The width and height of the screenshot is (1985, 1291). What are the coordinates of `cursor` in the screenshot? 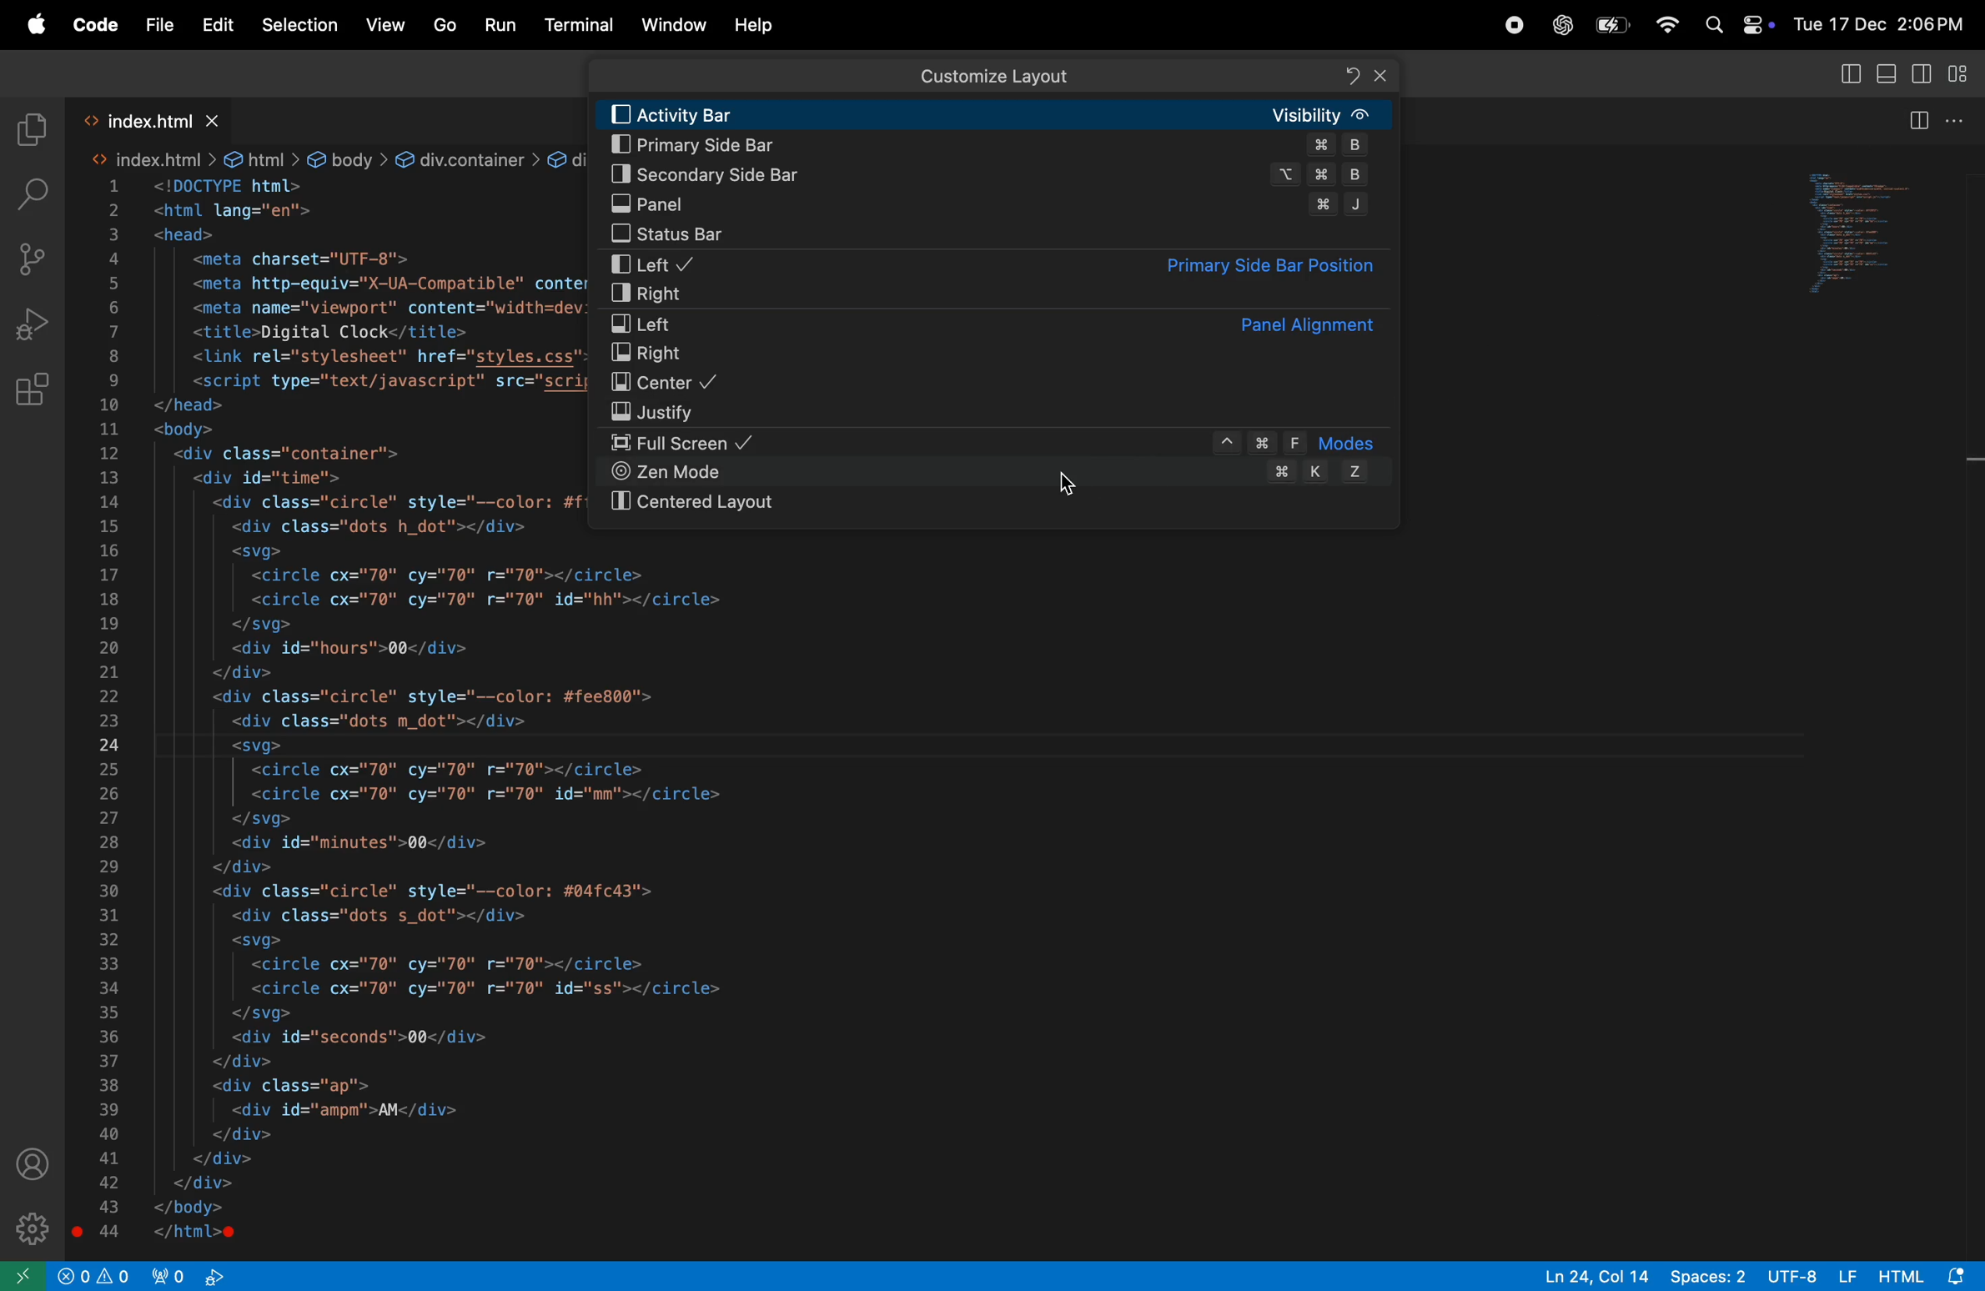 It's located at (1071, 487).